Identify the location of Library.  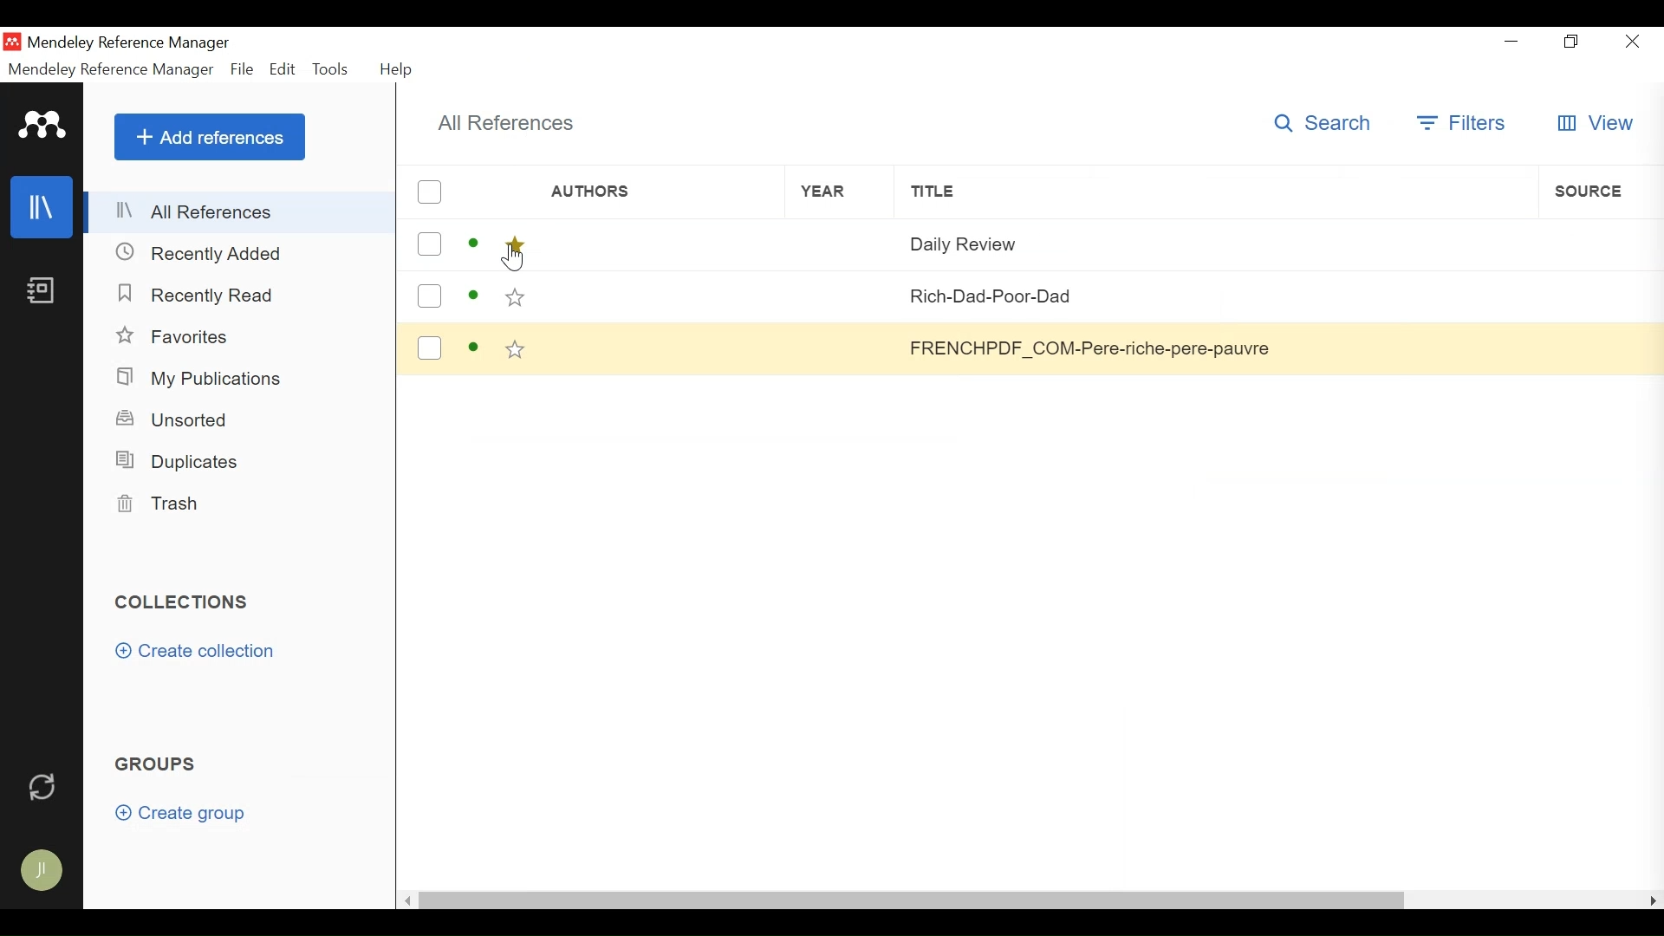
(42, 207).